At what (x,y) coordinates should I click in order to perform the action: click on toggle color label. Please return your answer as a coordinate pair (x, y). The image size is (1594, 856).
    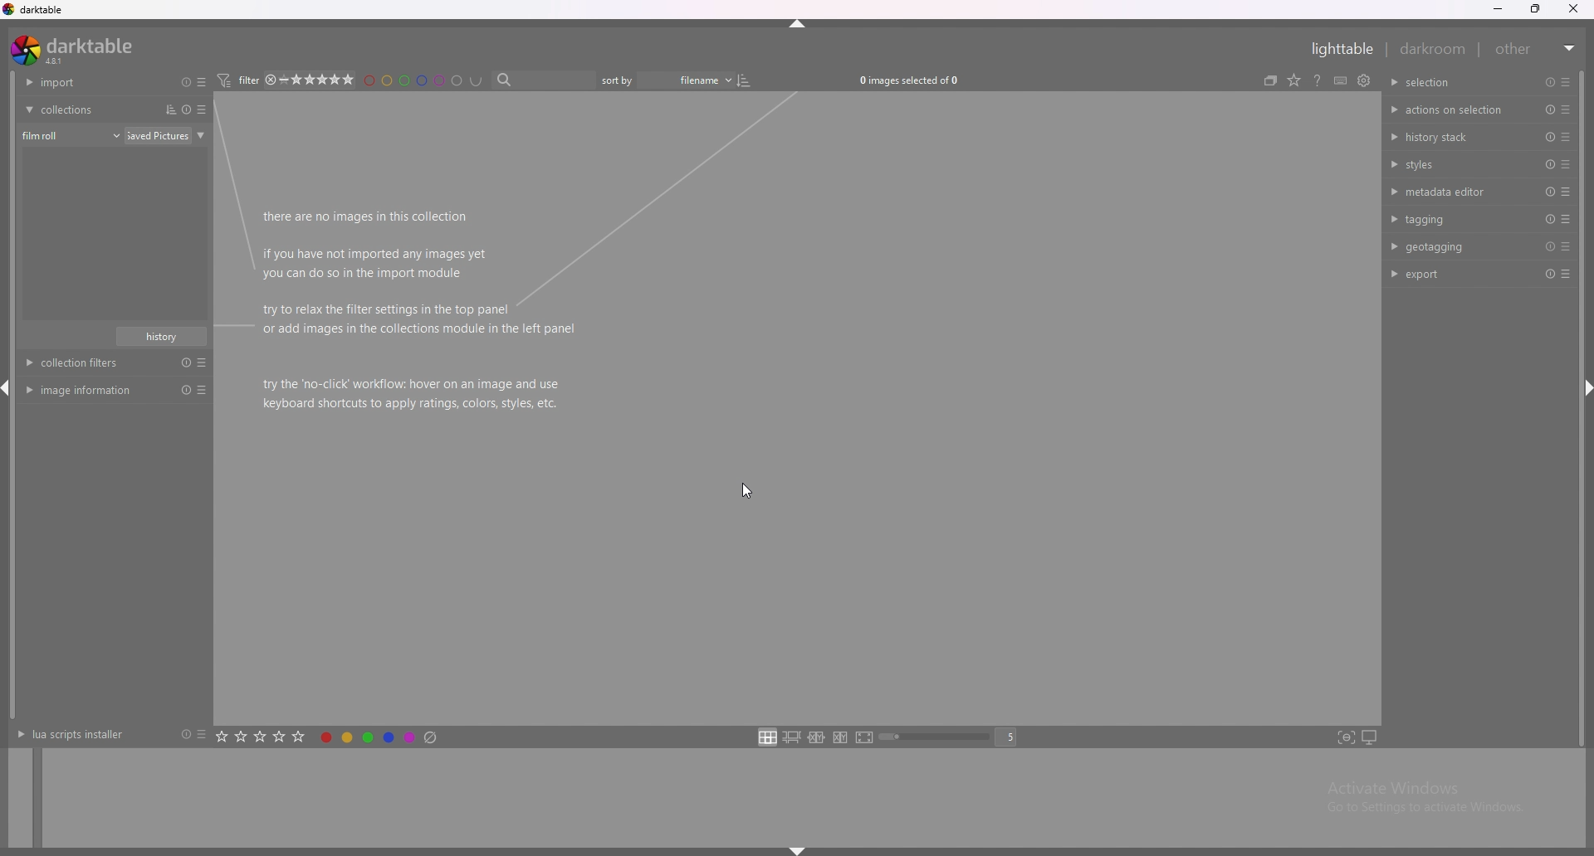
    Looking at the image, I should click on (380, 736).